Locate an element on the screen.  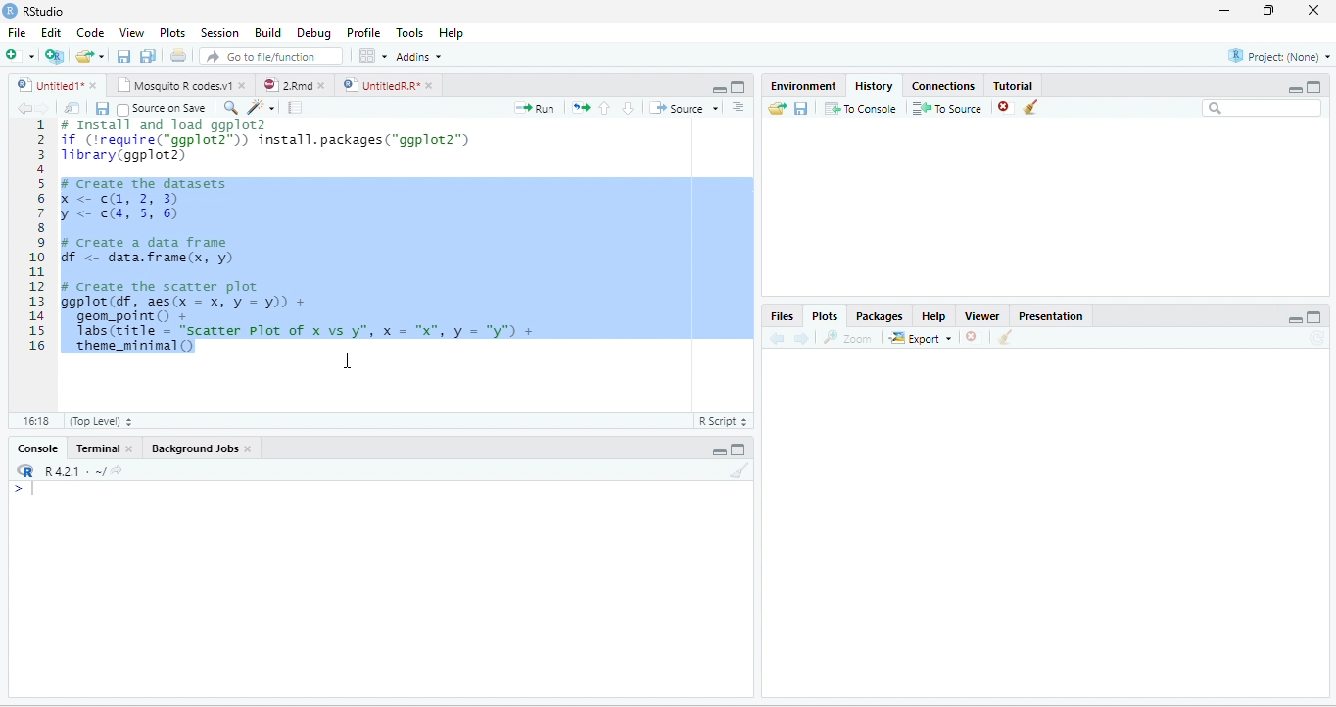
Maximize is located at coordinates (1315, 316).